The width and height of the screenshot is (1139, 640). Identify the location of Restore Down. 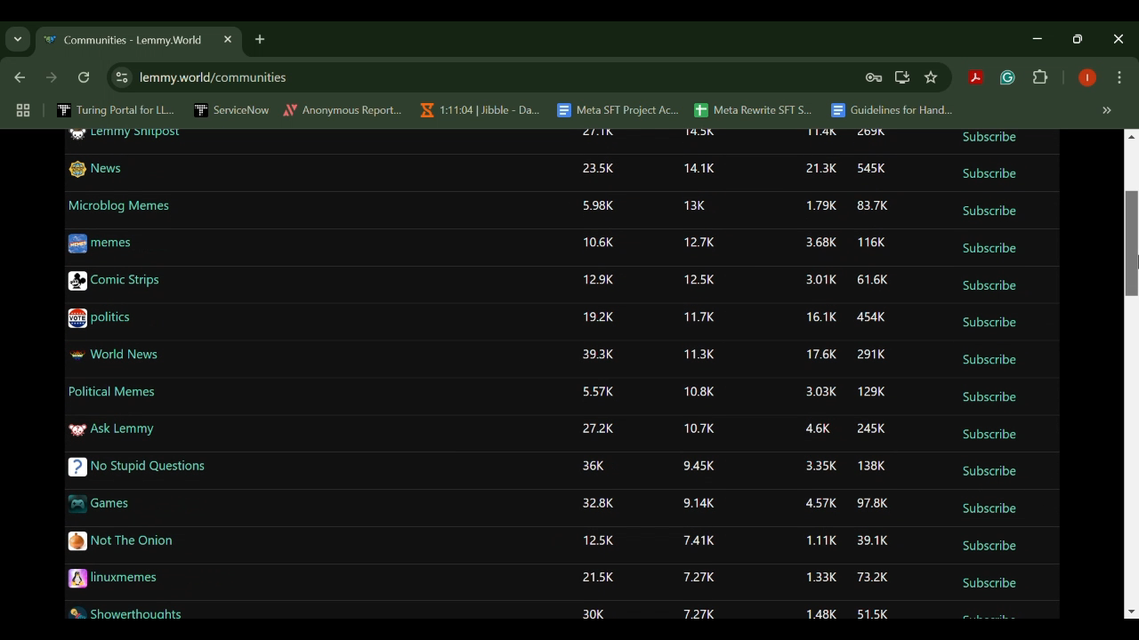
(1041, 38).